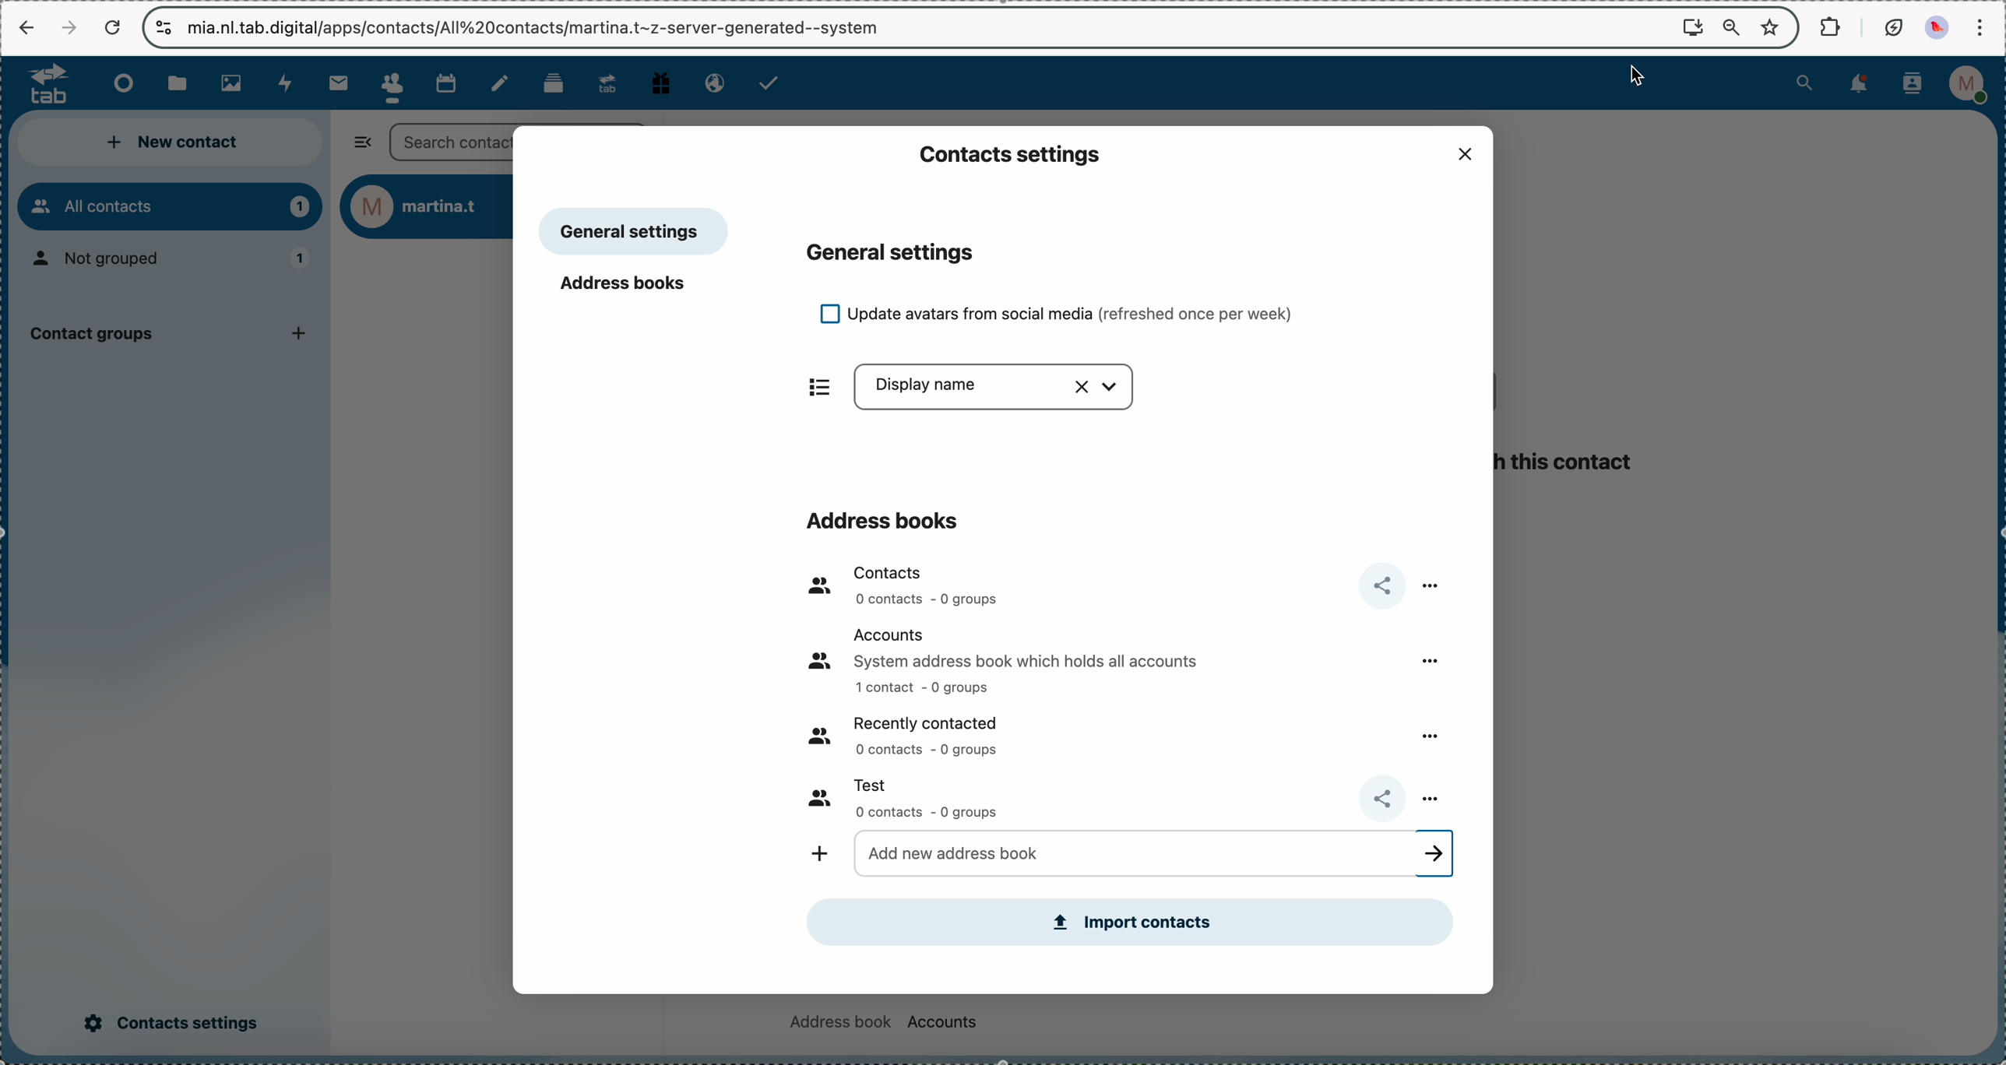 This screenshot has height=1065, width=2006. I want to click on navigate back, so click(24, 26).